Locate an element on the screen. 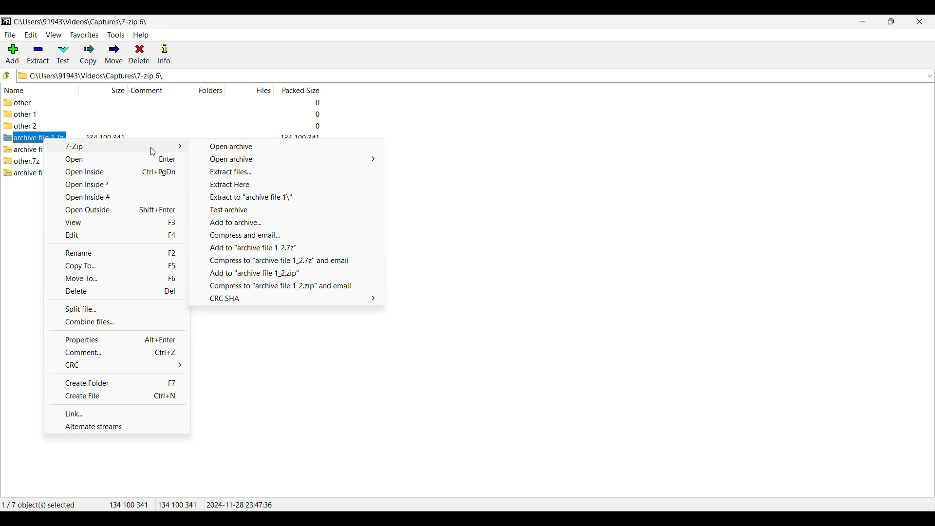 The image size is (935, 526). Open outside is located at coordinates (116, 210).